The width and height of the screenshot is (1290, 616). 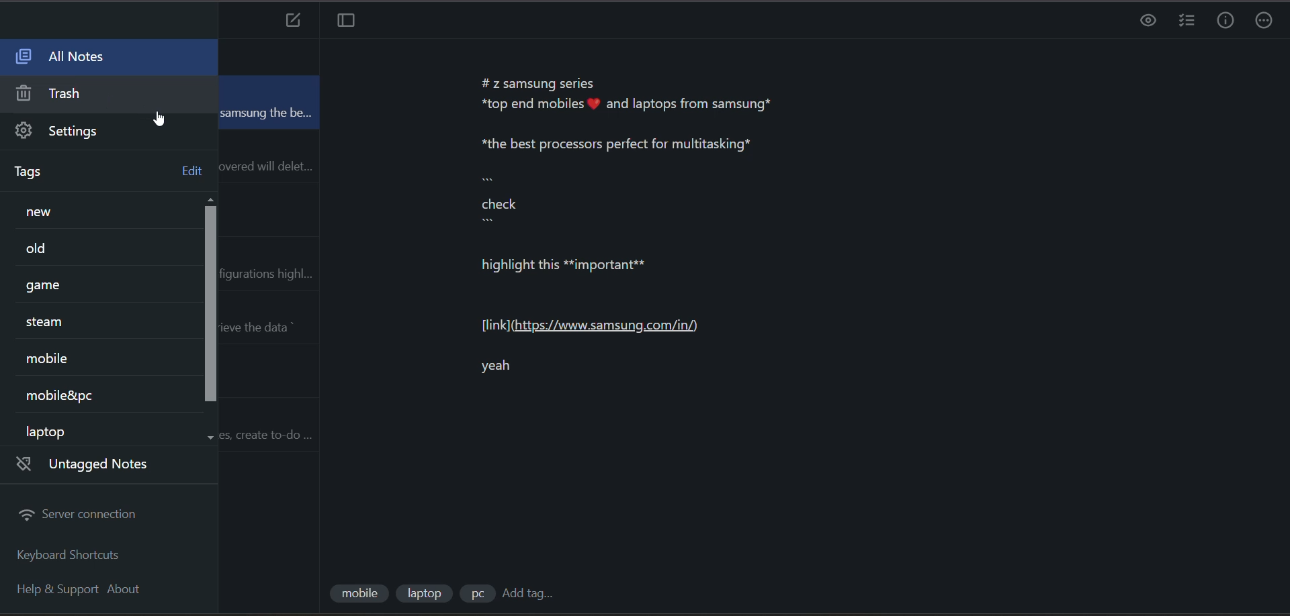 I want to click on tag 1, so click(x=56, y=213).